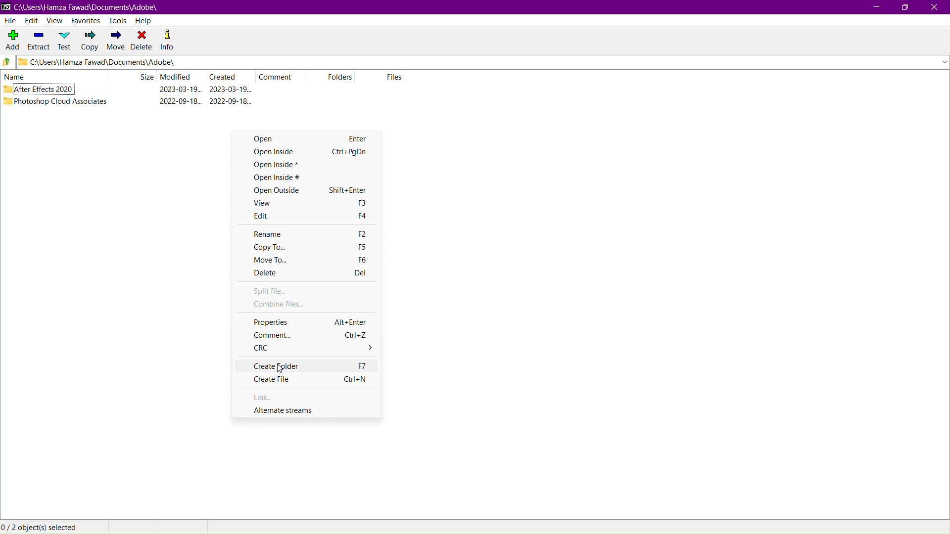 The image size is (950, 534). Describe the element at coordinates (874, 7) in the screenshot. I see `Minimize` at that location.